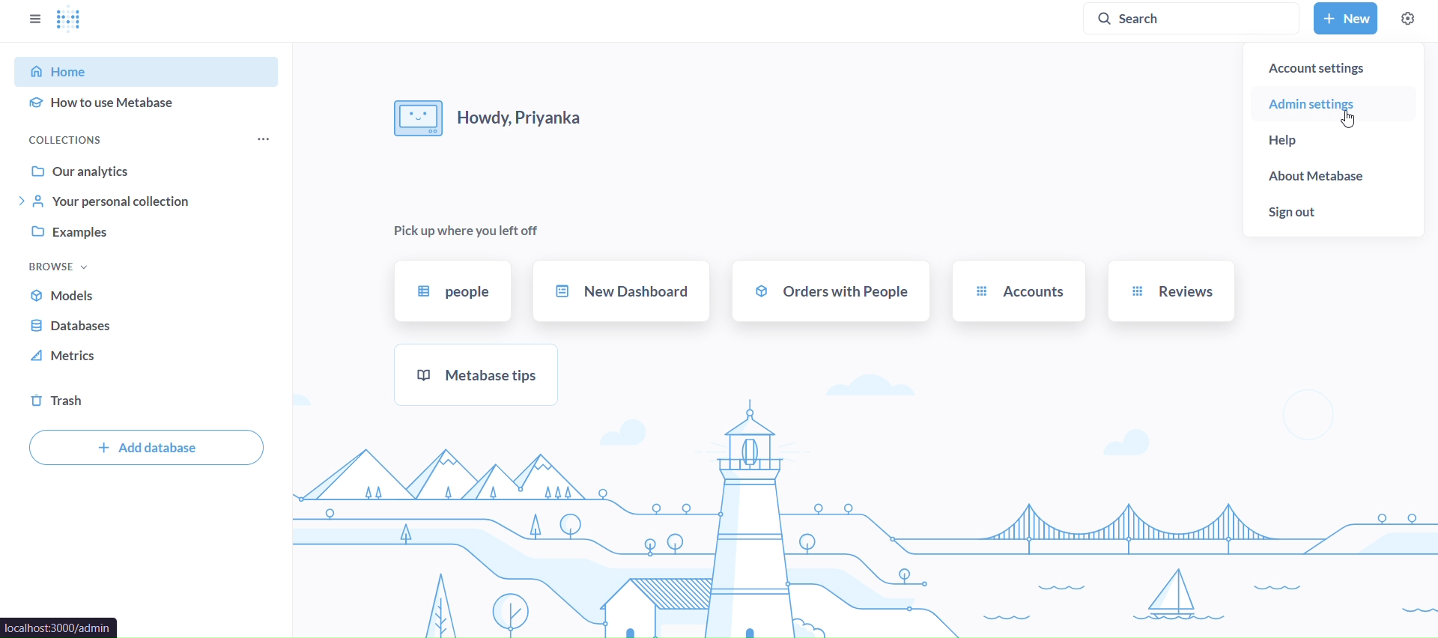 The height and width of the screenshot is (638, 1438). Describe the element at coordinates (622, 289) in the screenshot. I see `new dashboard` at that location.